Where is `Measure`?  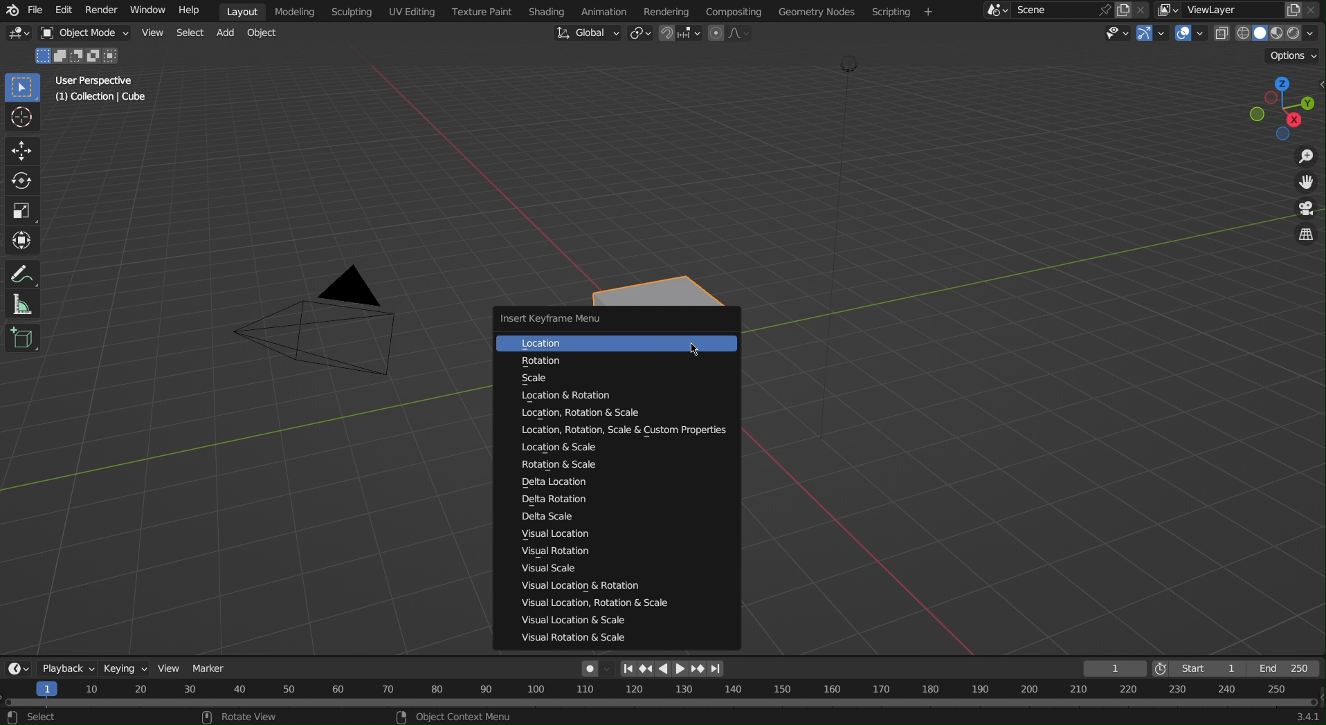 Measure is located at coordinates (24, 304).